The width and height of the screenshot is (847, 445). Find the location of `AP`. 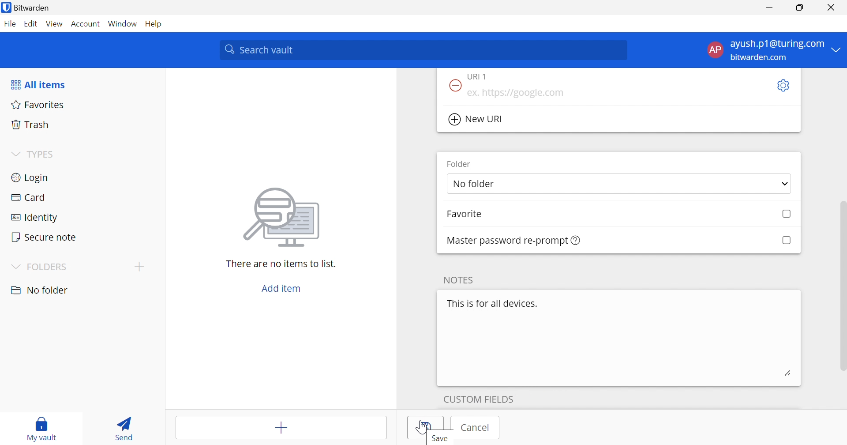

AP is located at coordinates (714, 52).